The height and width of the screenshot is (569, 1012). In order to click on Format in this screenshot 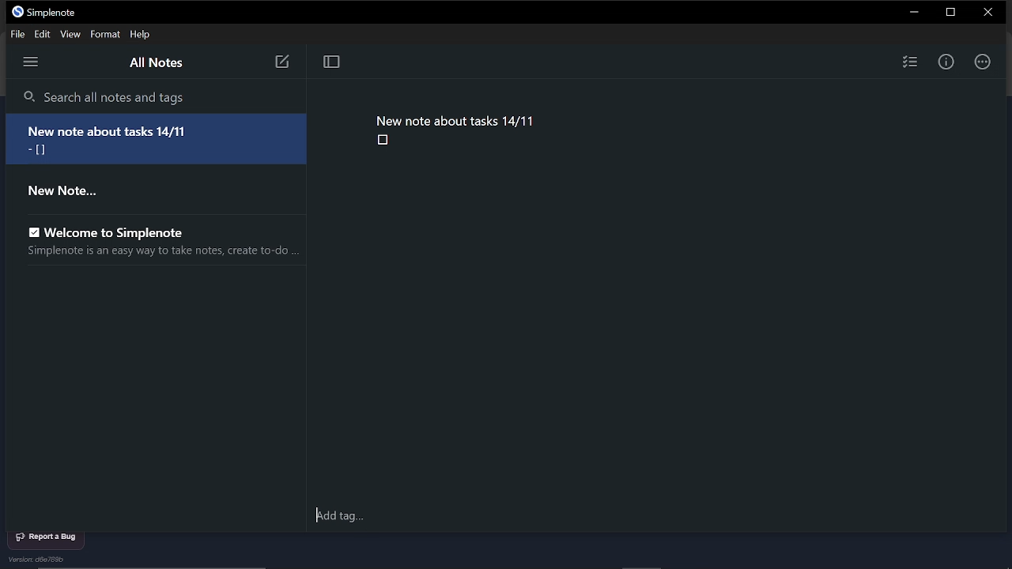, I will do `click(104, 35)`.